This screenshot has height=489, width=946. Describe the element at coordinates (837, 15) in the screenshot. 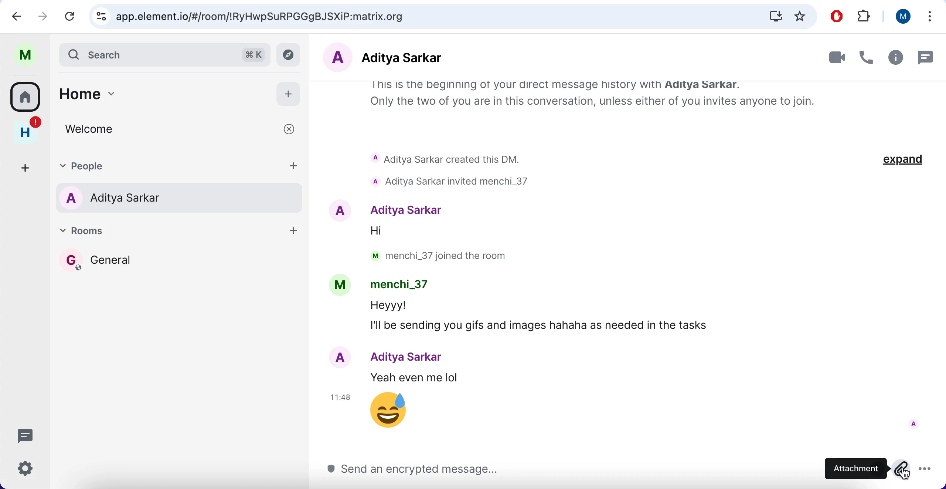

I see `ad block` at that location.